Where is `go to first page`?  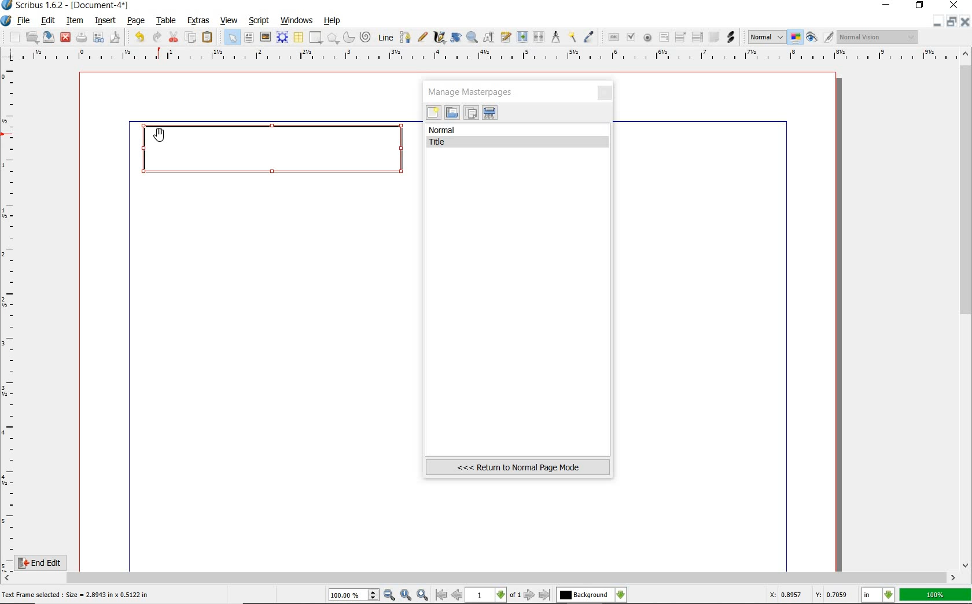
go to first page is located at coordinates (441, 595).